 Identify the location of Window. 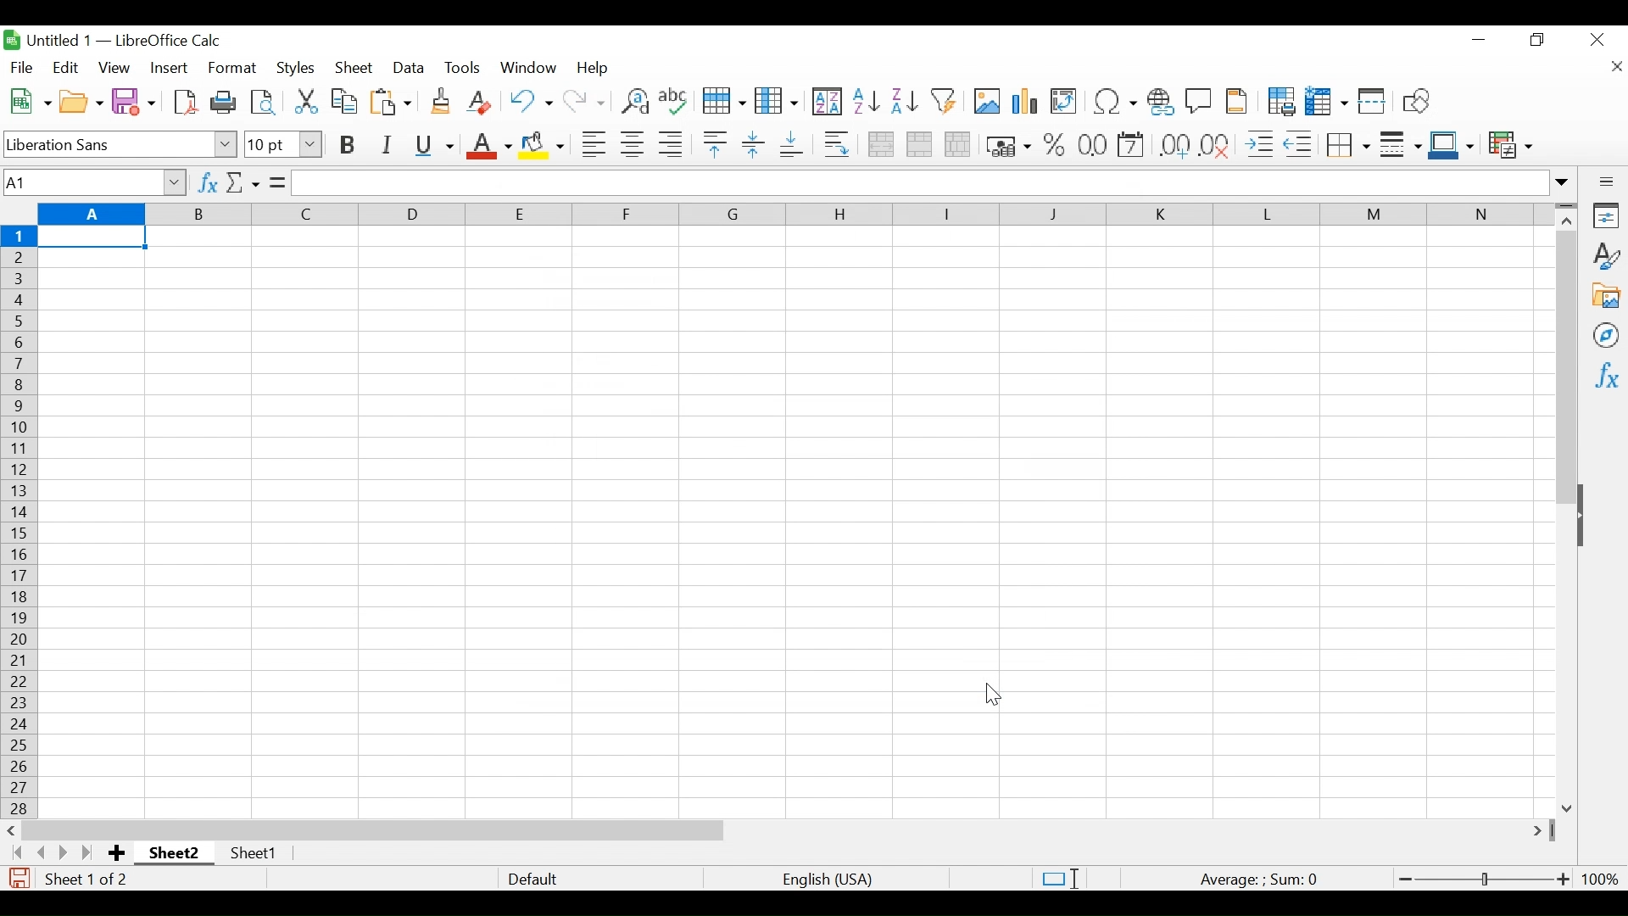
(528, 68).